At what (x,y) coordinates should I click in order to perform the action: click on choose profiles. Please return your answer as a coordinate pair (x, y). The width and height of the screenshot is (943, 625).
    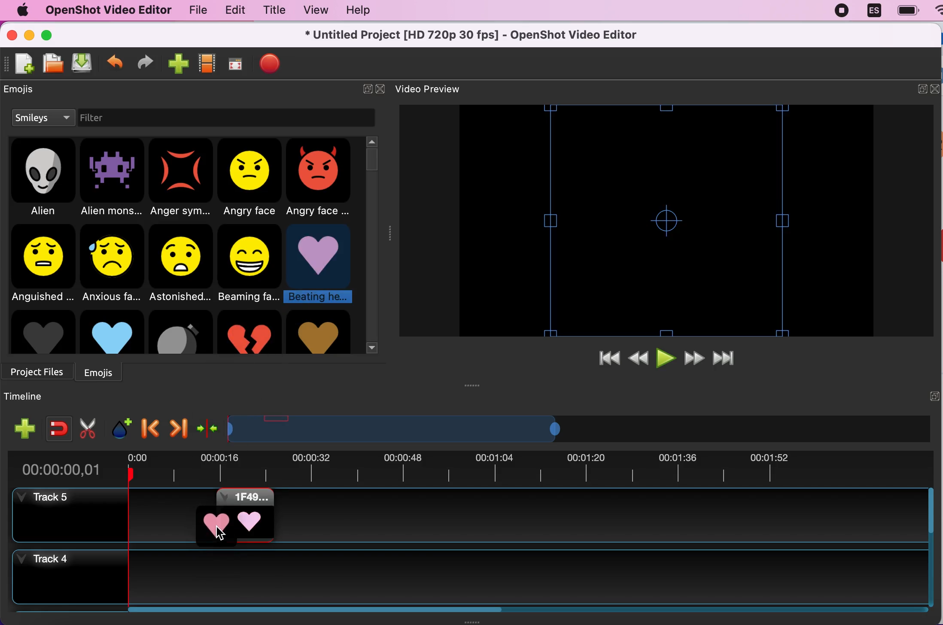
    Looking at the image, I should click on (207, 64).